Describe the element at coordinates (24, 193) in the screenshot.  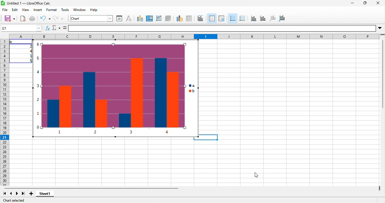
I see `last sheet` at that location.